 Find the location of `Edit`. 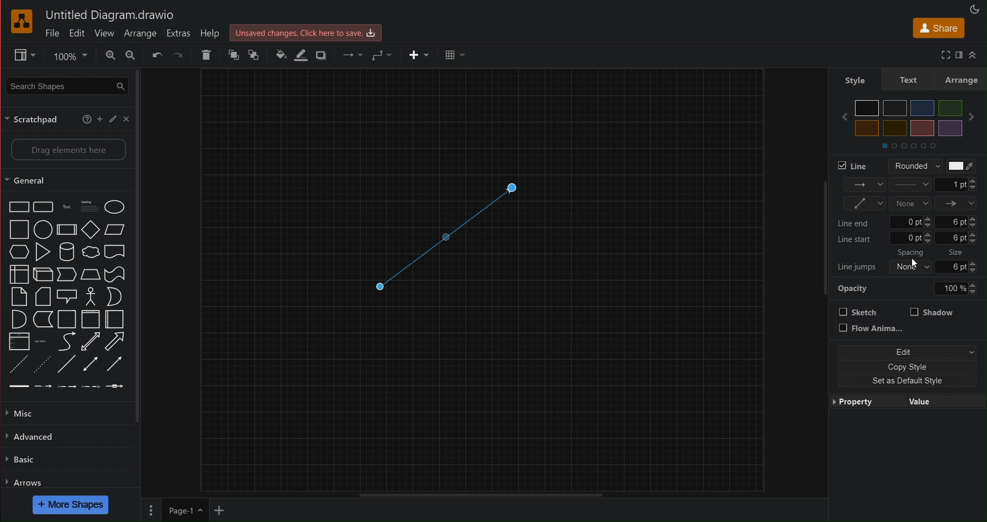

Edit is located at coordinates (112, 118).